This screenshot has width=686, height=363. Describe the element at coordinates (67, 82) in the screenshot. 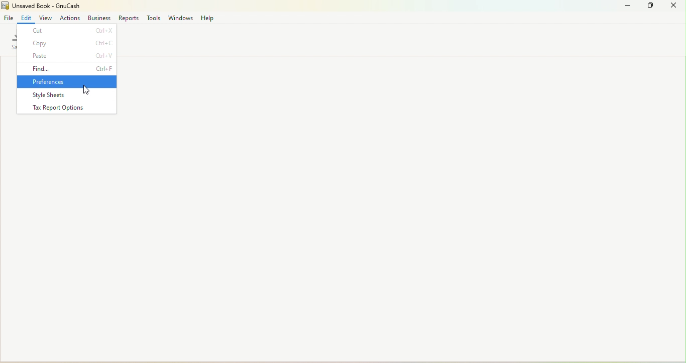

I see `Preferences` at that location.